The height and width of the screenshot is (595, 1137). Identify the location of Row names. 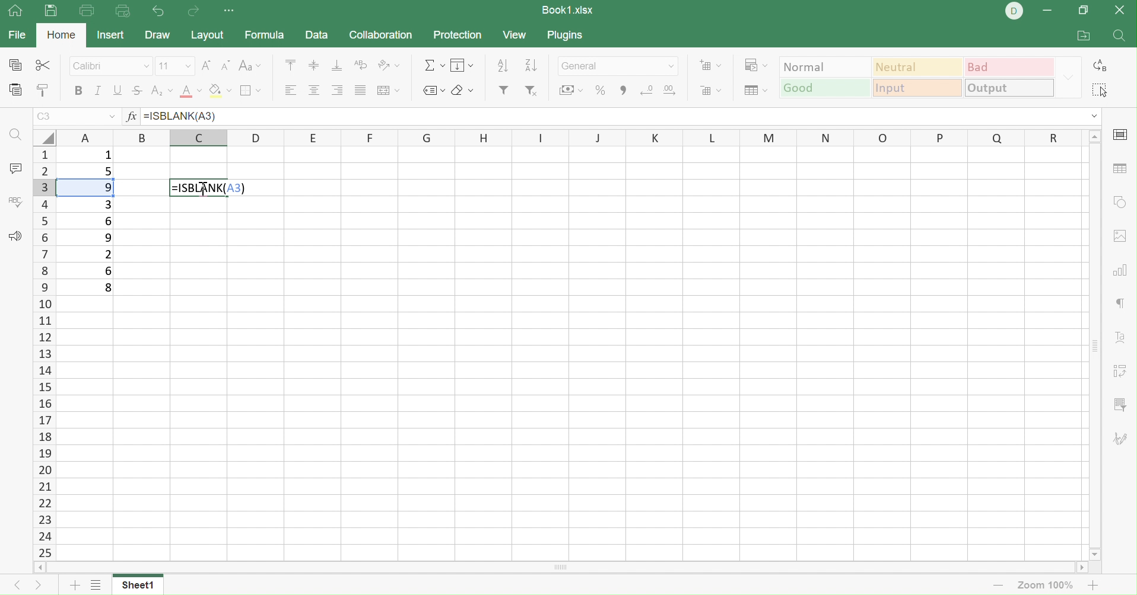
(44, 353).